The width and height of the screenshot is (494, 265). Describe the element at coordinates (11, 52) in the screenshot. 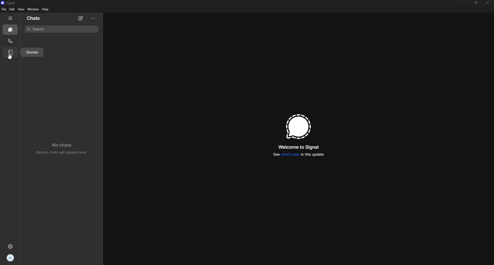

I see `stories` at that location.